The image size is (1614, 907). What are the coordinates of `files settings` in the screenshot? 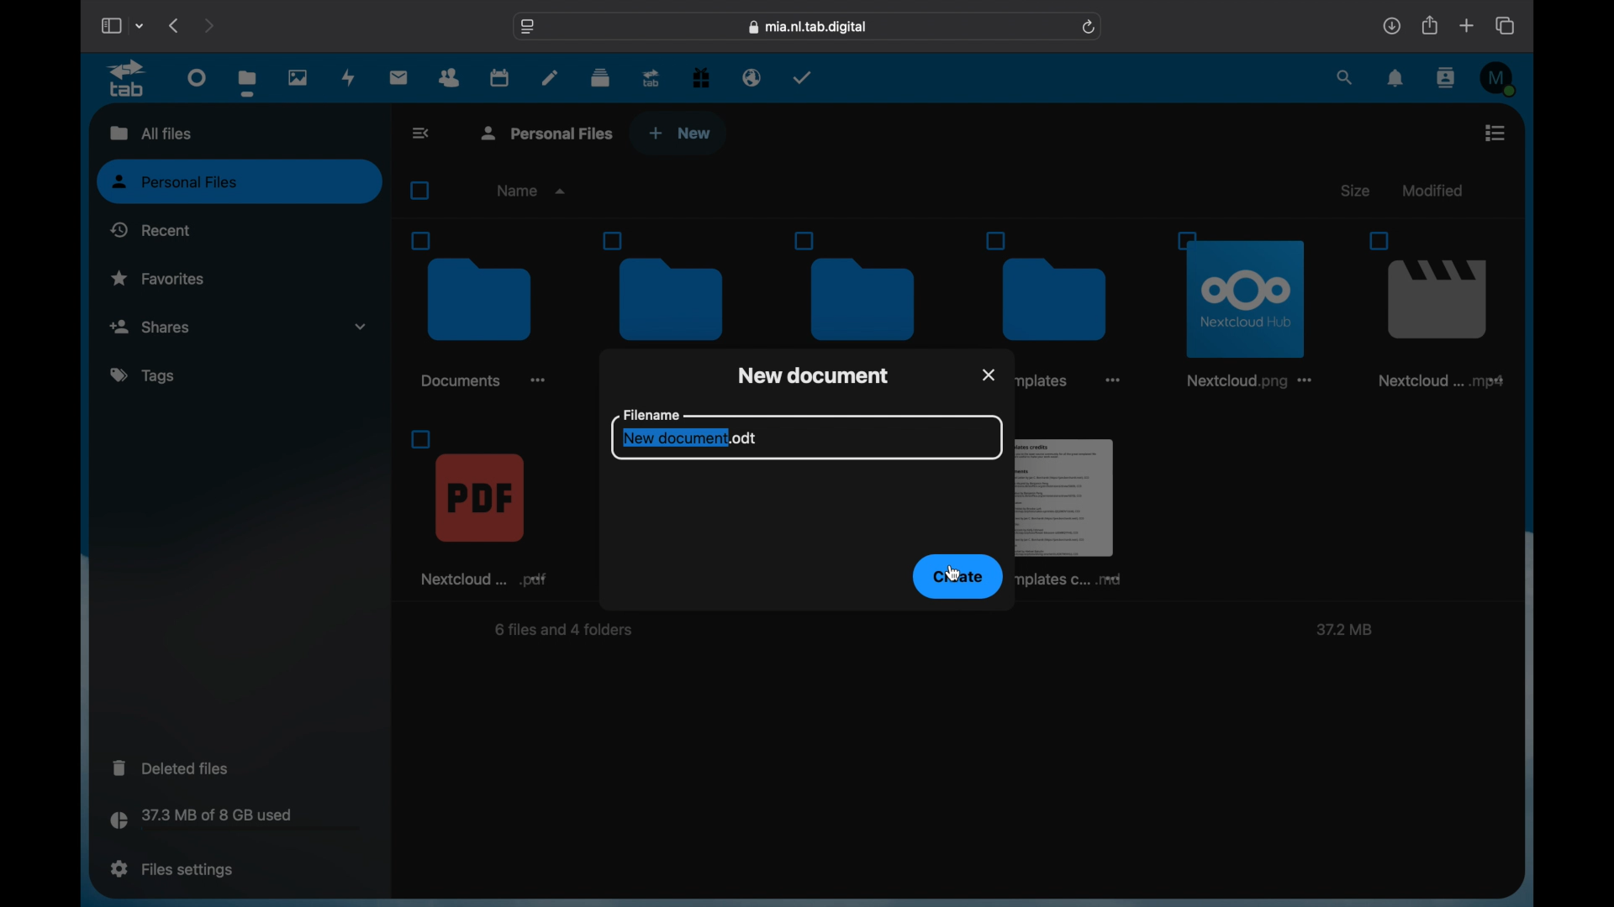 It's located at (171, 869).